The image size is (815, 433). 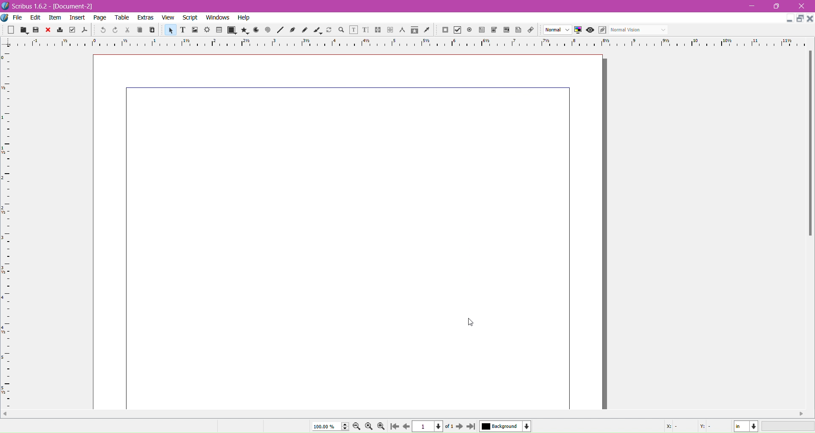 What do you see at coordinates (61, 30) in the screenshot?
I see `icon` at bounding box center [61, 30].